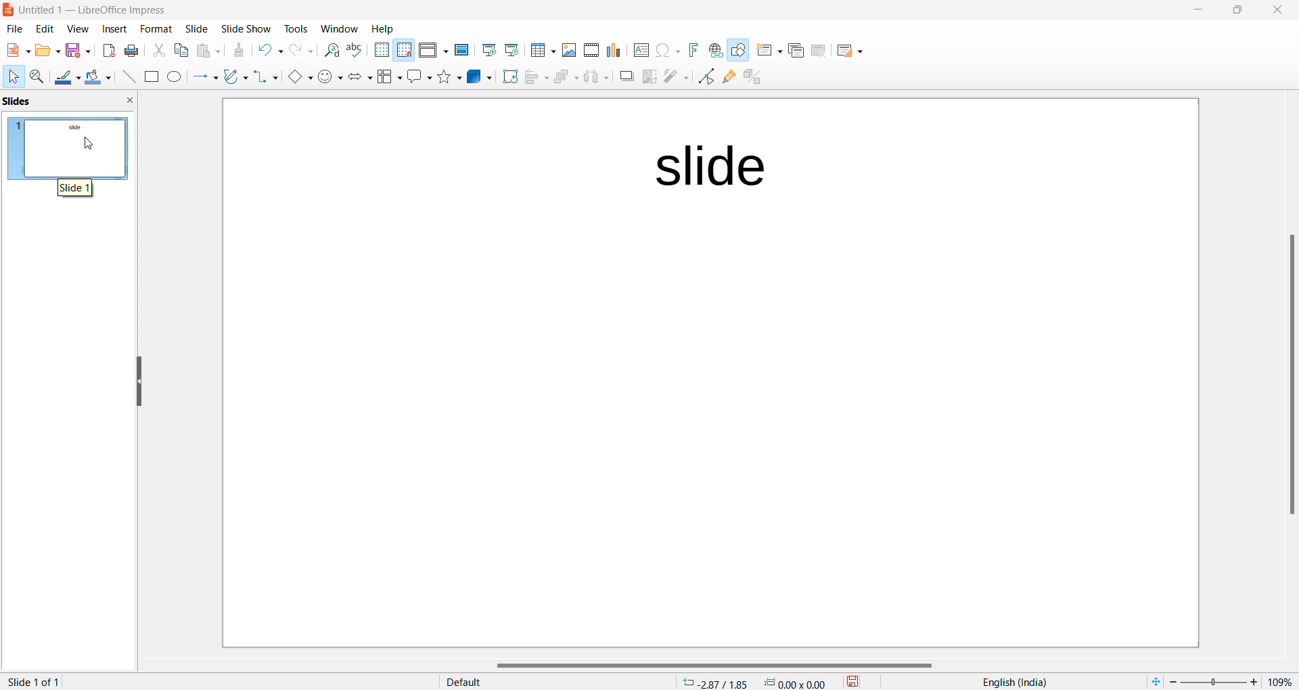 Image resolution: width=1299 pixels, height=690 pixels. Describe the element at coordinates (233, 77) in the screenshot. I see `curve and polygons` at that location.